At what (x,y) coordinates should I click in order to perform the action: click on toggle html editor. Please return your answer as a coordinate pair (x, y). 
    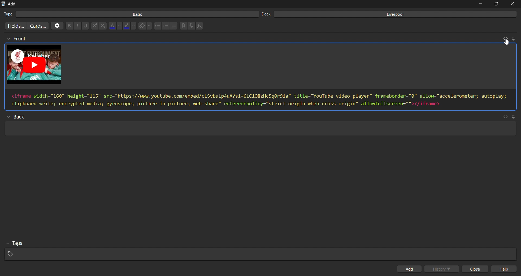
    Looking at the image, I should click on (504, 38).